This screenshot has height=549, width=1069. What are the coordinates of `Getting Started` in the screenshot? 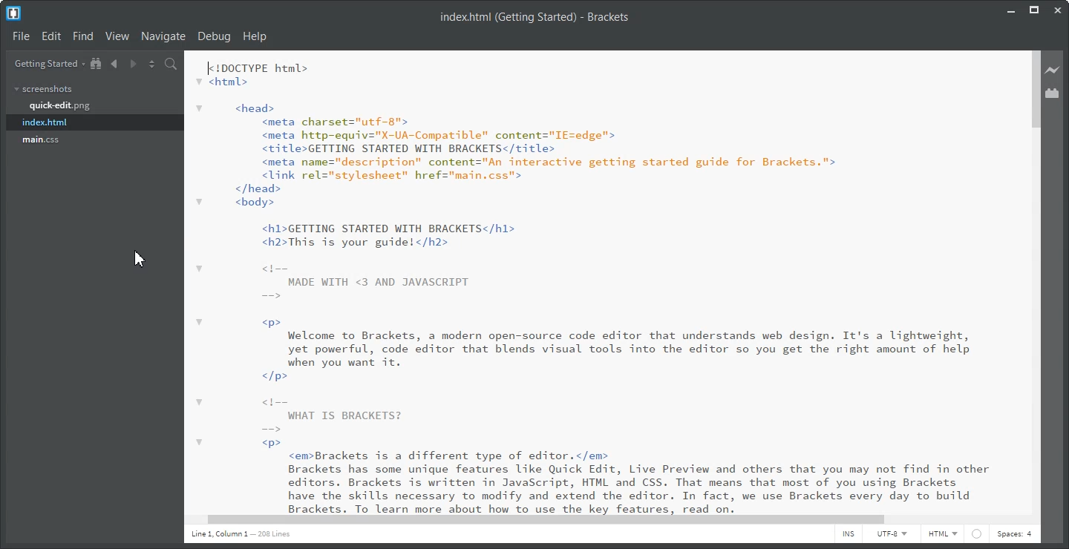 It's located at (46, 63).